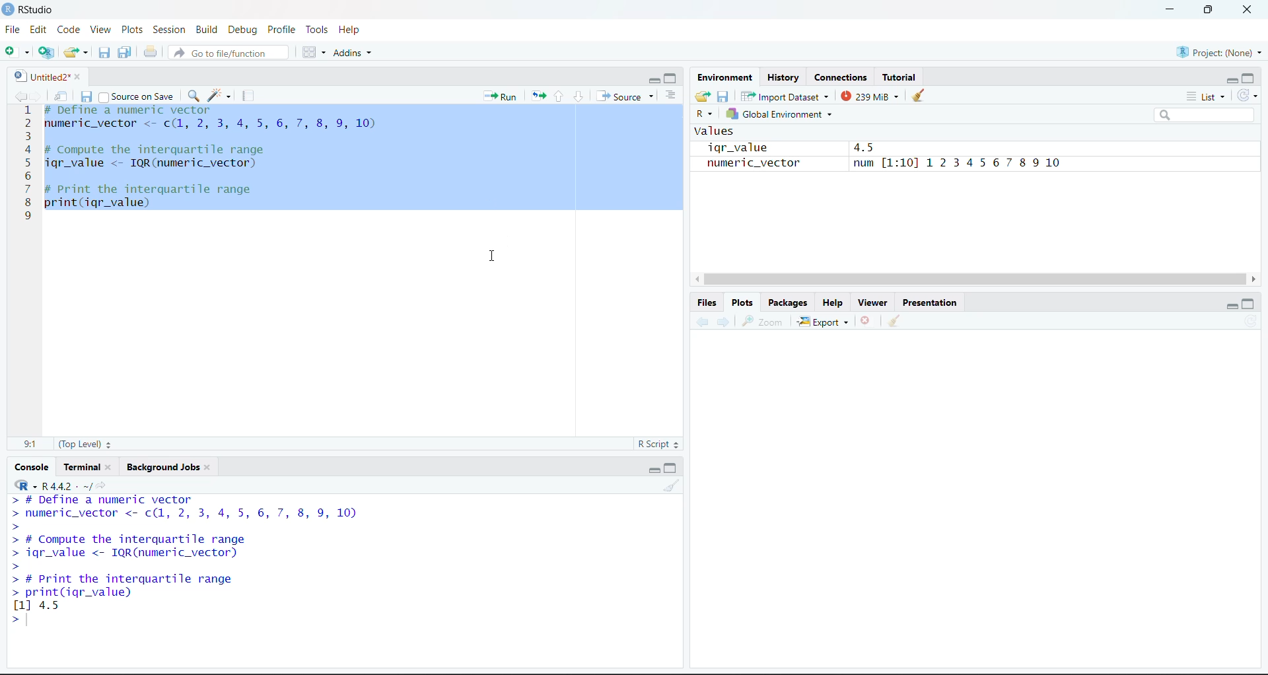 The width and height of the screenshot is (1268, 675). I want to click on Packages, so click(789, 302).